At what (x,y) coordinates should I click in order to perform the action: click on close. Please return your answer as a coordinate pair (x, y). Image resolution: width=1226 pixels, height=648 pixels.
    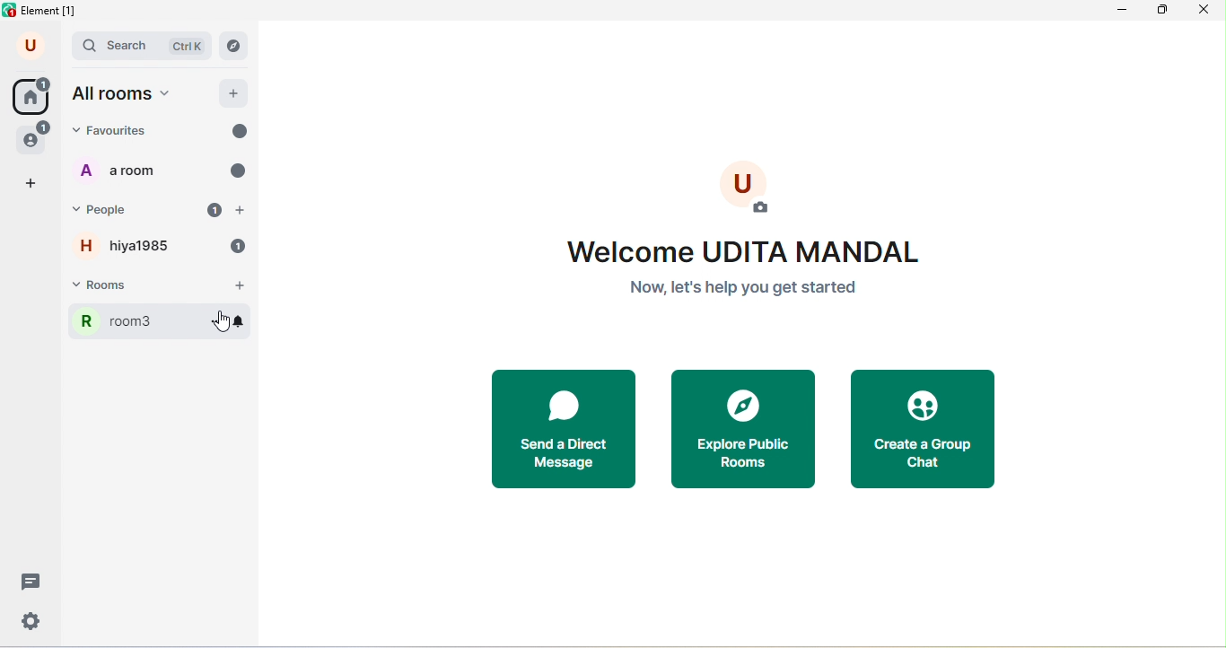
    Looking at the image, I should click on (1208, 12).